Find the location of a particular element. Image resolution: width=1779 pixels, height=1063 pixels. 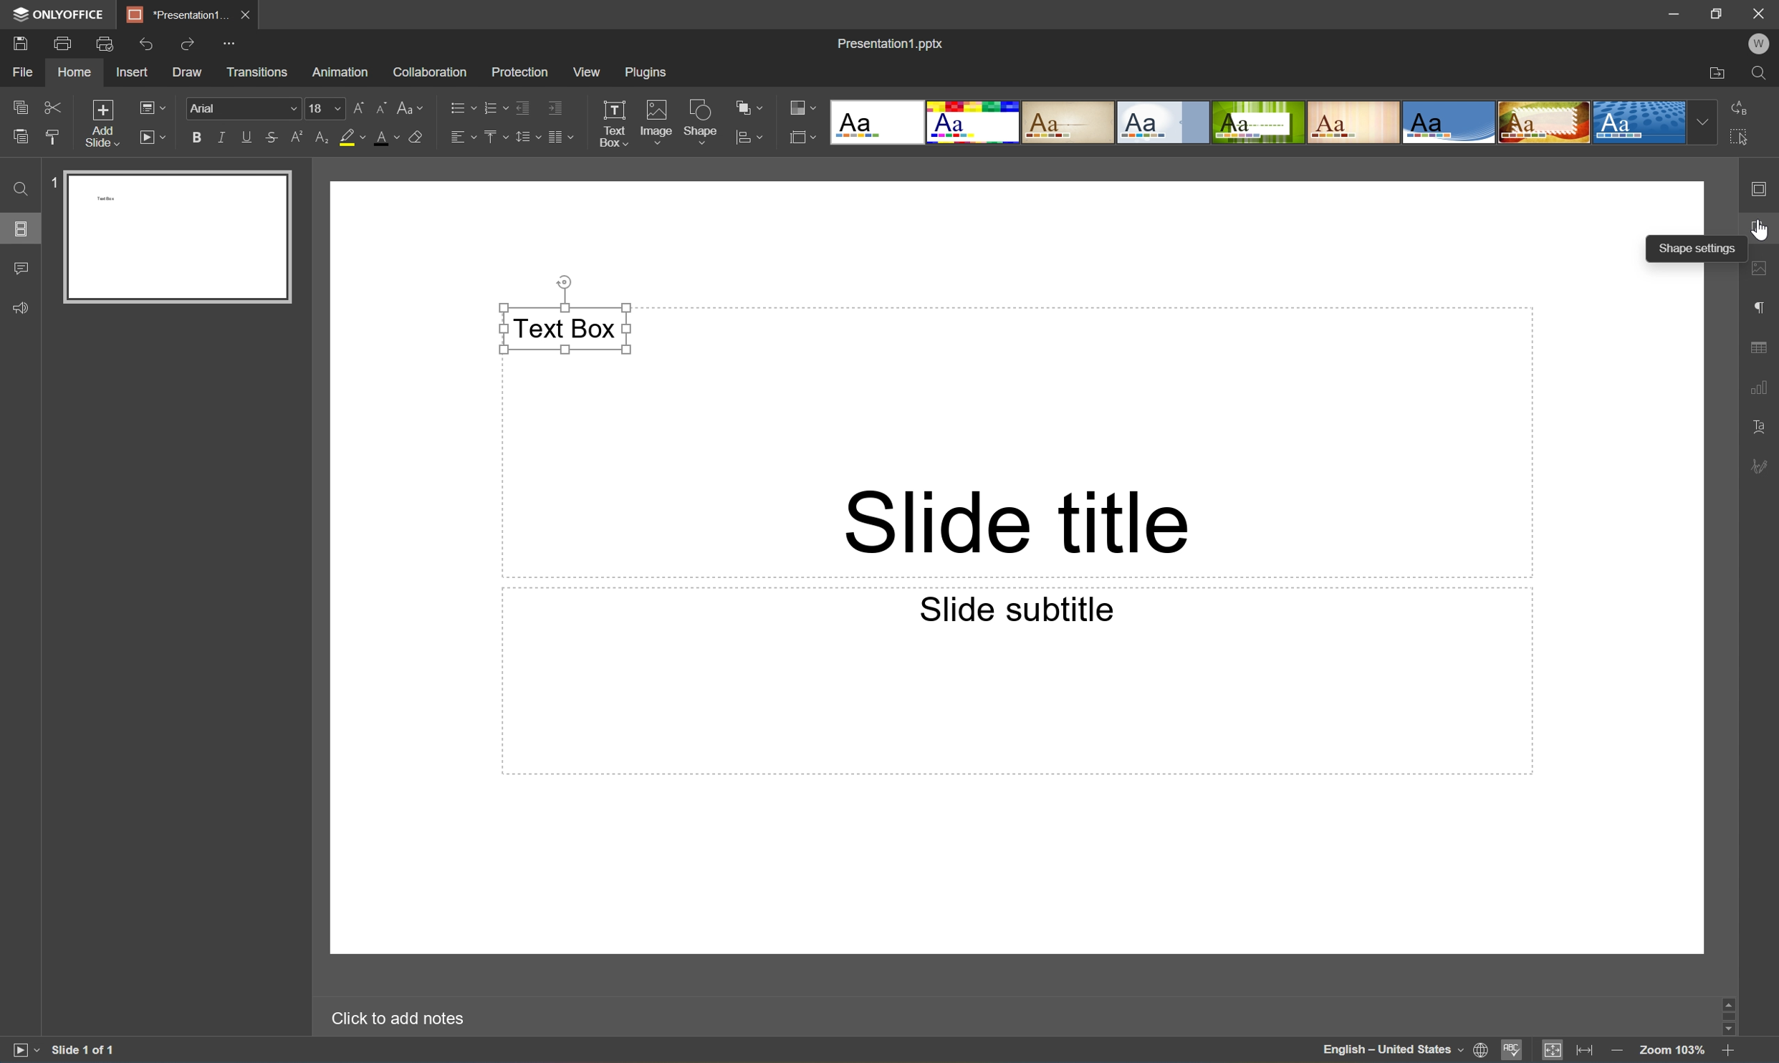

Underline is located at coordinates (244, 138).